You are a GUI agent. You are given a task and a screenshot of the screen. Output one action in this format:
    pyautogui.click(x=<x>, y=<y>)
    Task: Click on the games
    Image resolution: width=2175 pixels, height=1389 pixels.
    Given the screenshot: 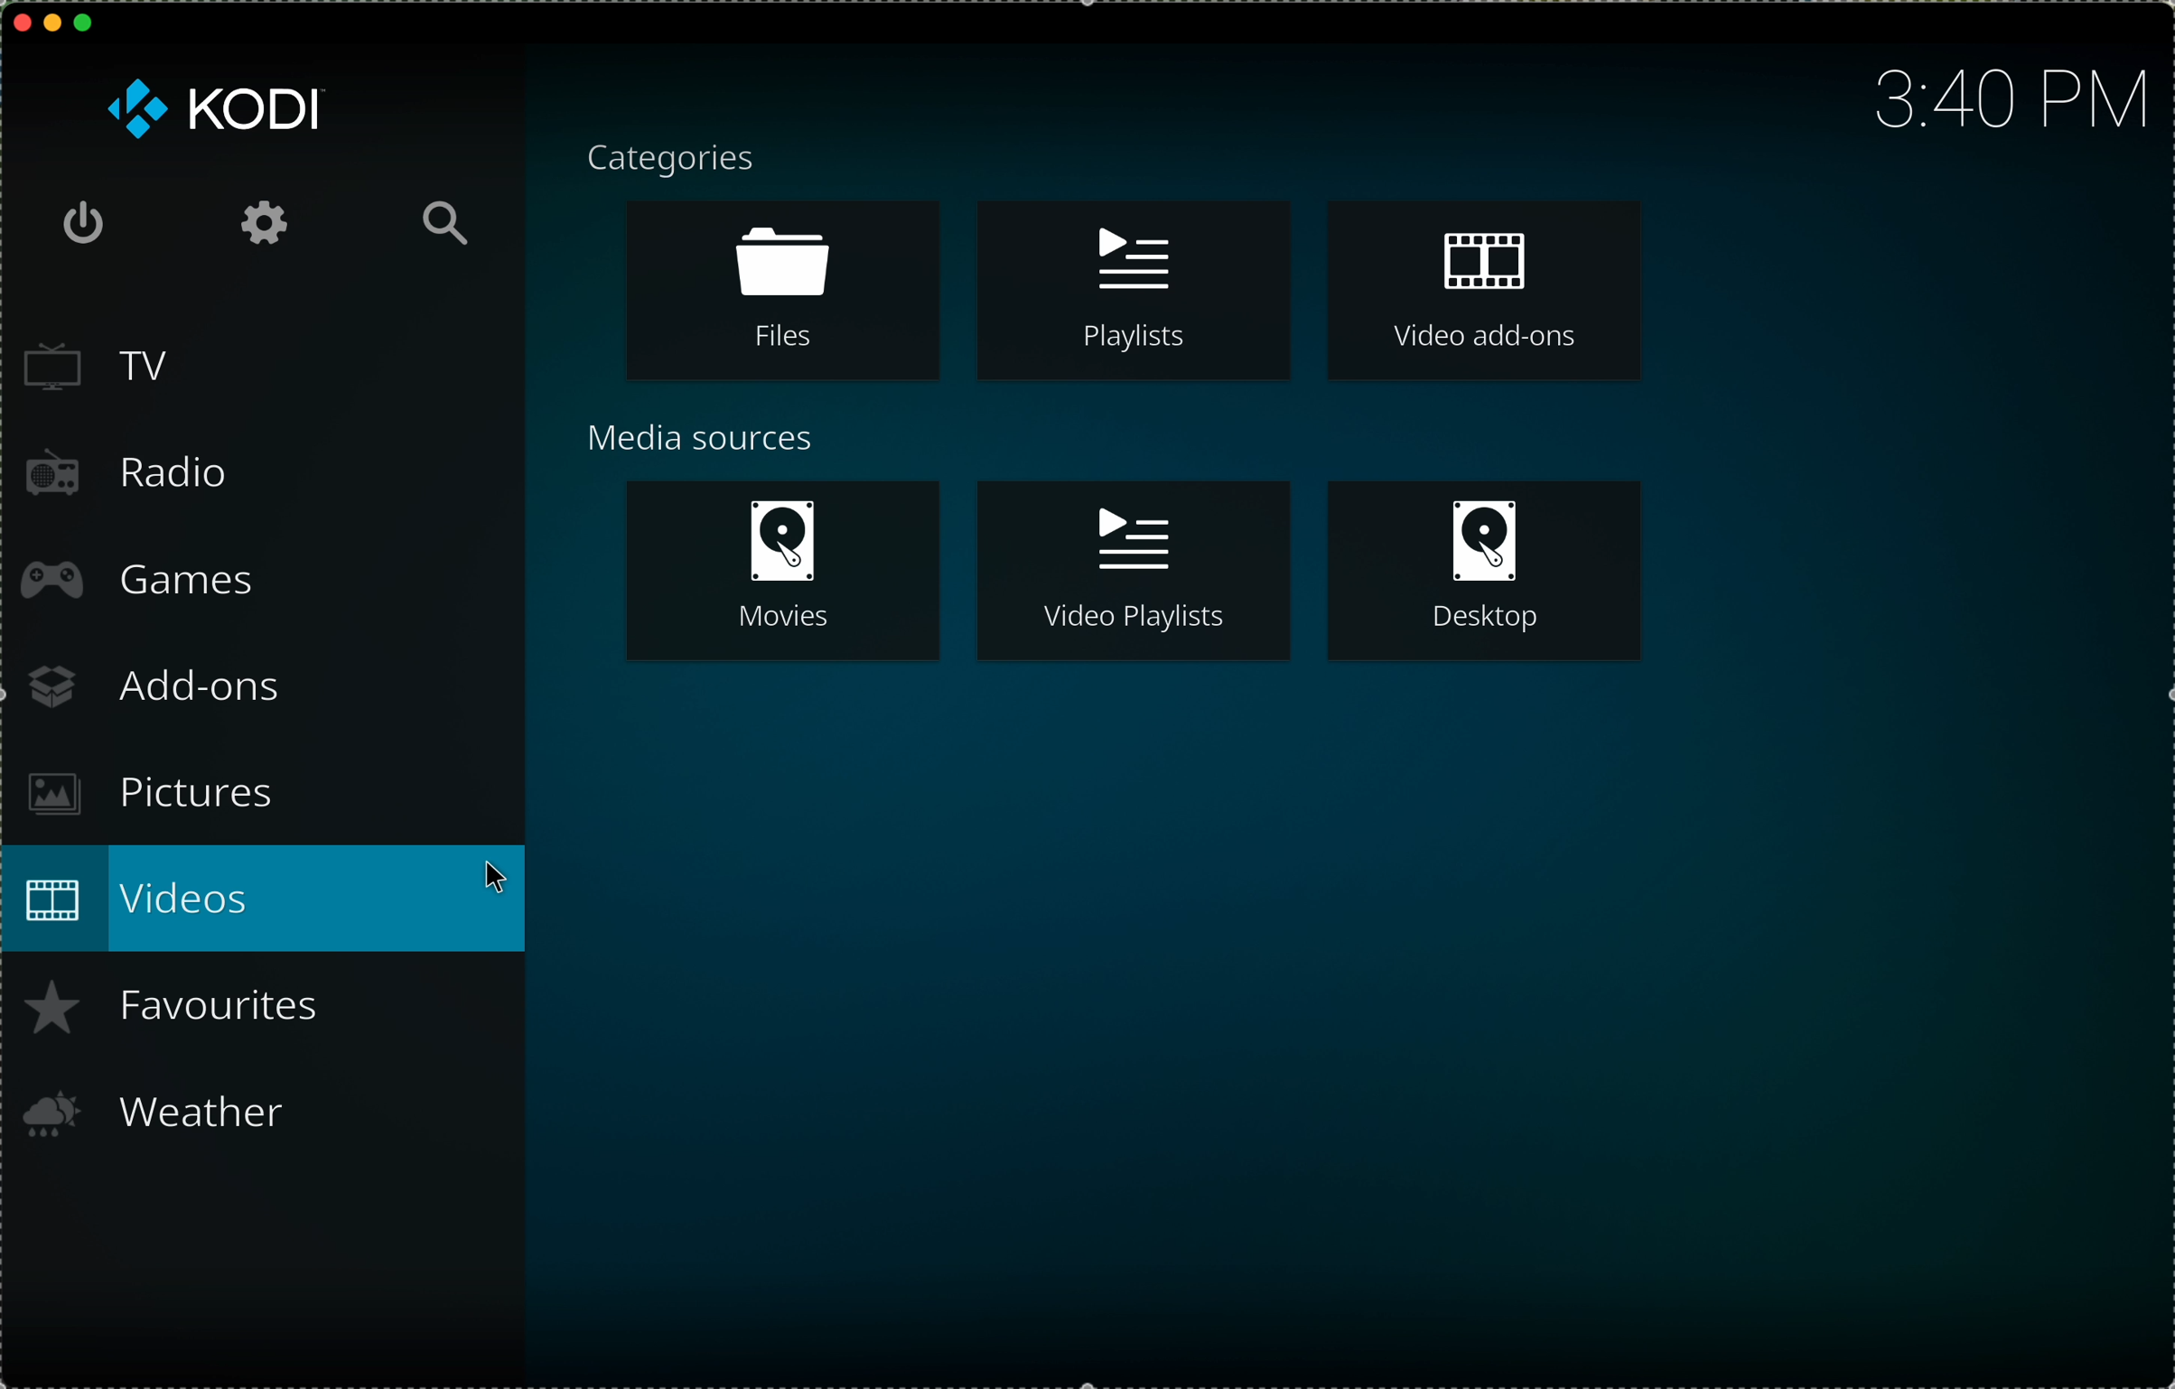 What is the action you would take?
    pyautogui.click(x=135, y=577)
    